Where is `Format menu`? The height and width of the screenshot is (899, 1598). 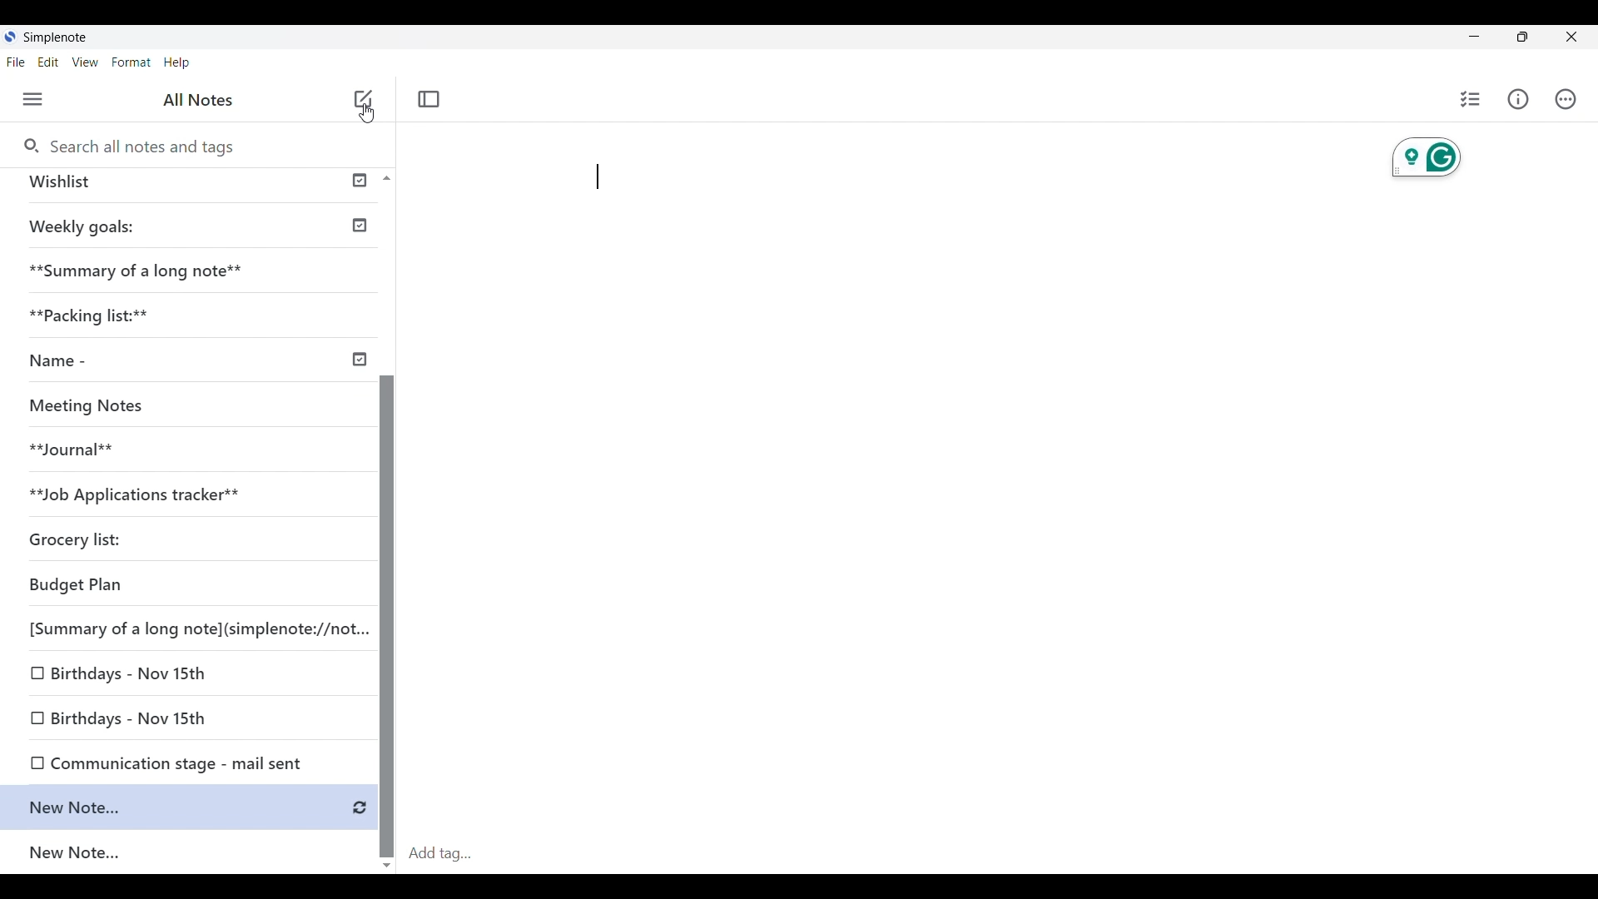
Format menu is located at coordinates (131, 62).